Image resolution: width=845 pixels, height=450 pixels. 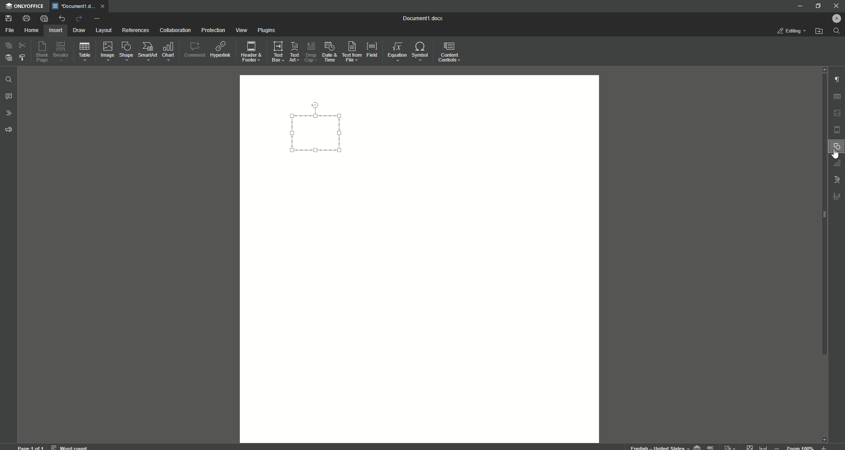 What do you see at coordinates (75, 6) in the screenshot?
I see `Tab 1` at bounding box center [75, 6].